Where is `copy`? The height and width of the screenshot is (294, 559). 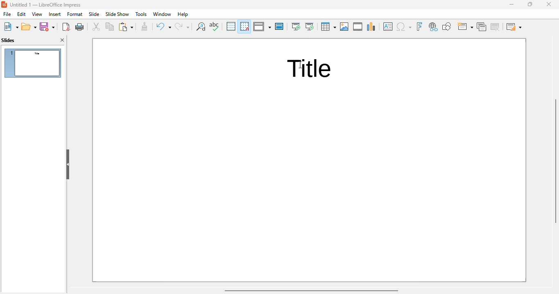 copy is located at coordinates (110, 27).